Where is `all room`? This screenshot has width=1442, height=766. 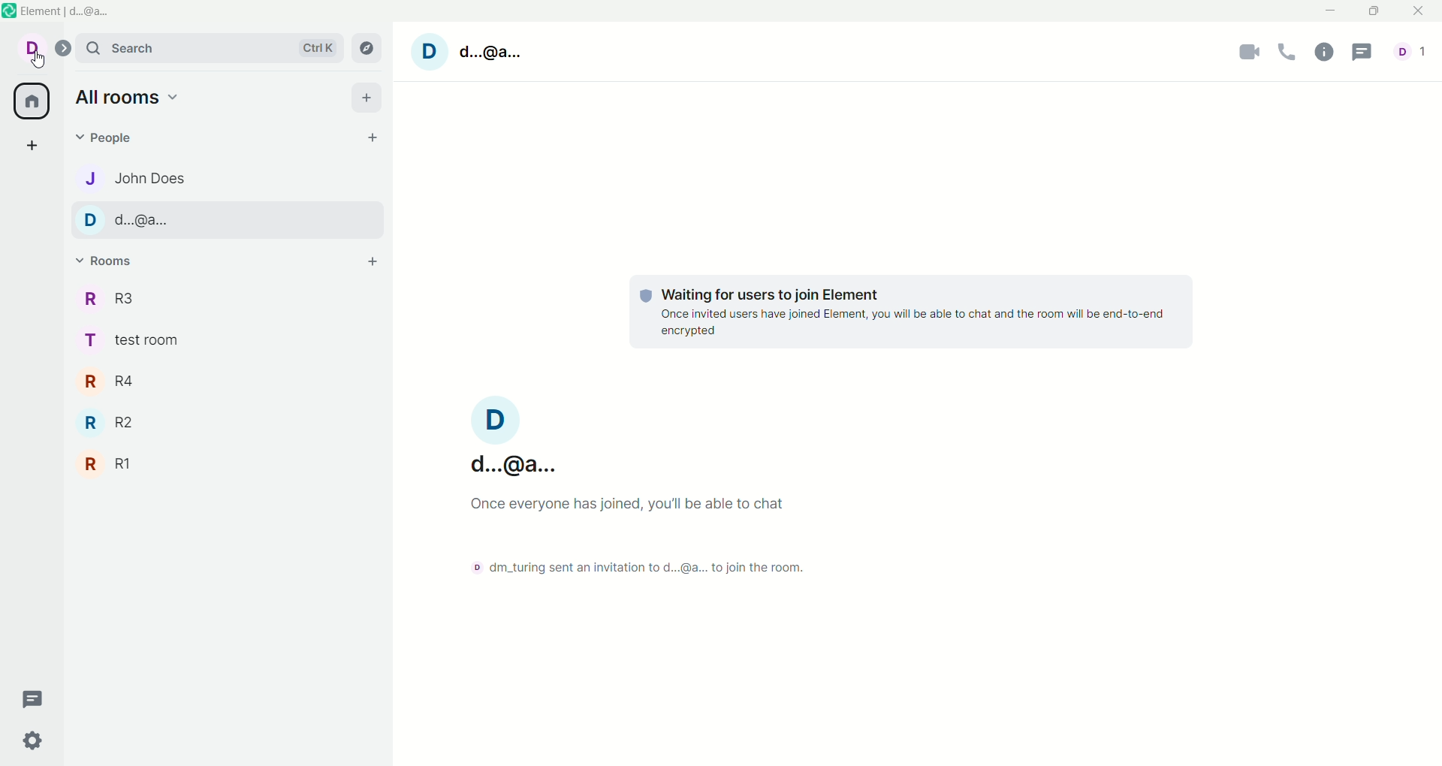
all room is located at coordinates (29, 102).